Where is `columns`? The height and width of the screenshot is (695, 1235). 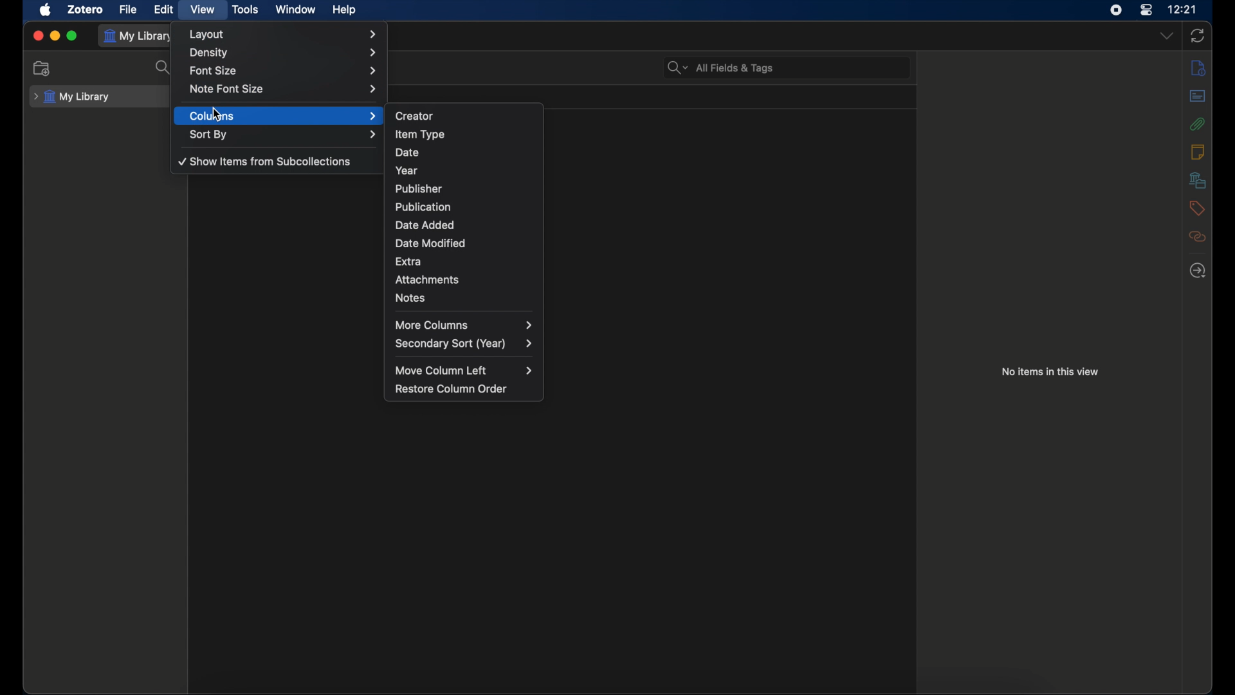 columns is located at coordinates (284, 116).